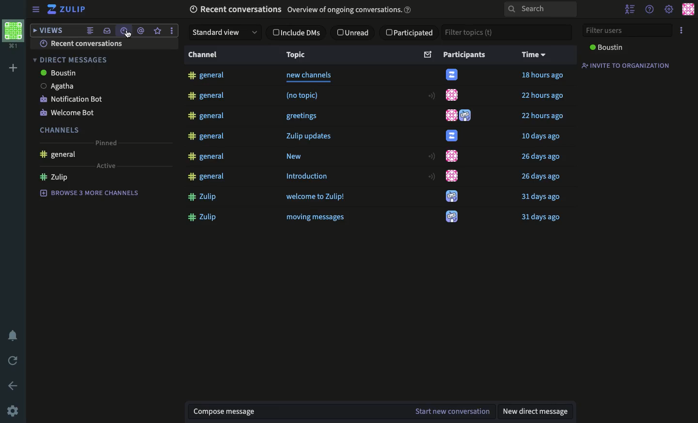 The image size is (698, 423). What do you see at coordinates (82, 44) in the screenshot?
I see `recent conversation` at bounding box center [82, 44].